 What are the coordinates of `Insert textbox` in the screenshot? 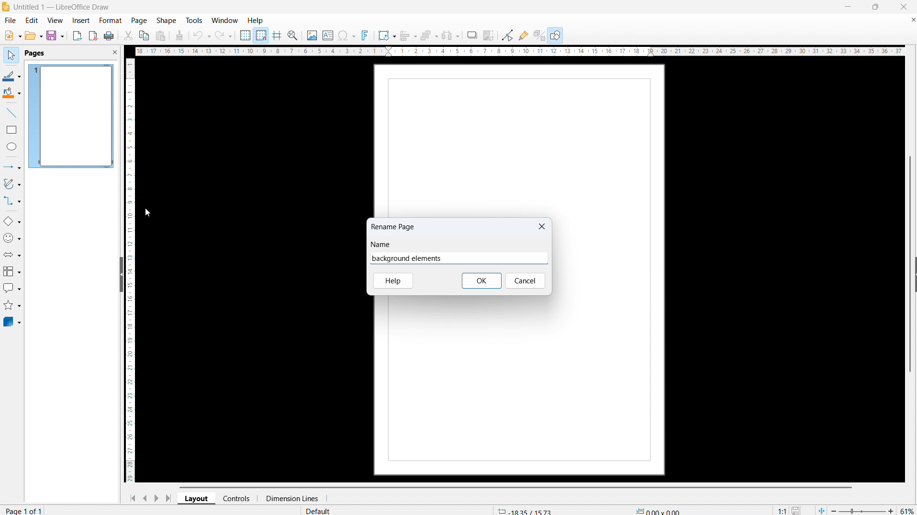 It's located at (328, 35).